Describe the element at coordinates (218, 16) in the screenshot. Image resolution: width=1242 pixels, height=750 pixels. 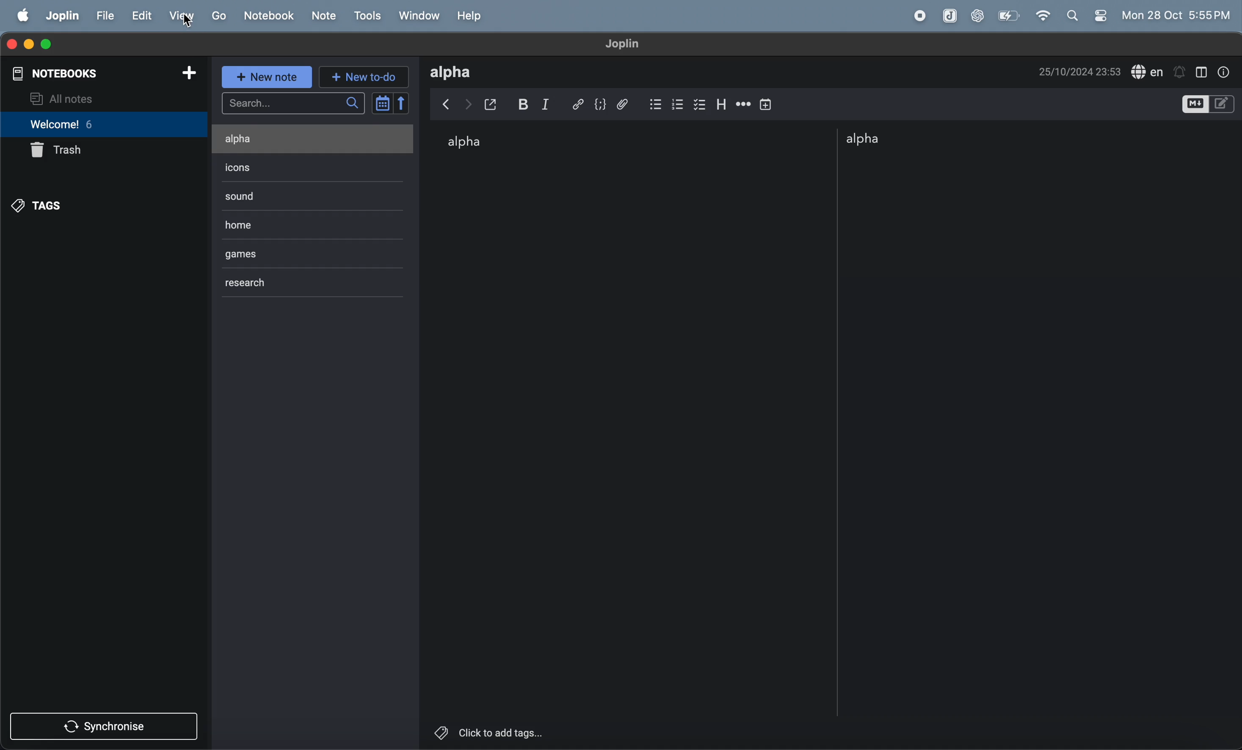
I see `go` at that location.